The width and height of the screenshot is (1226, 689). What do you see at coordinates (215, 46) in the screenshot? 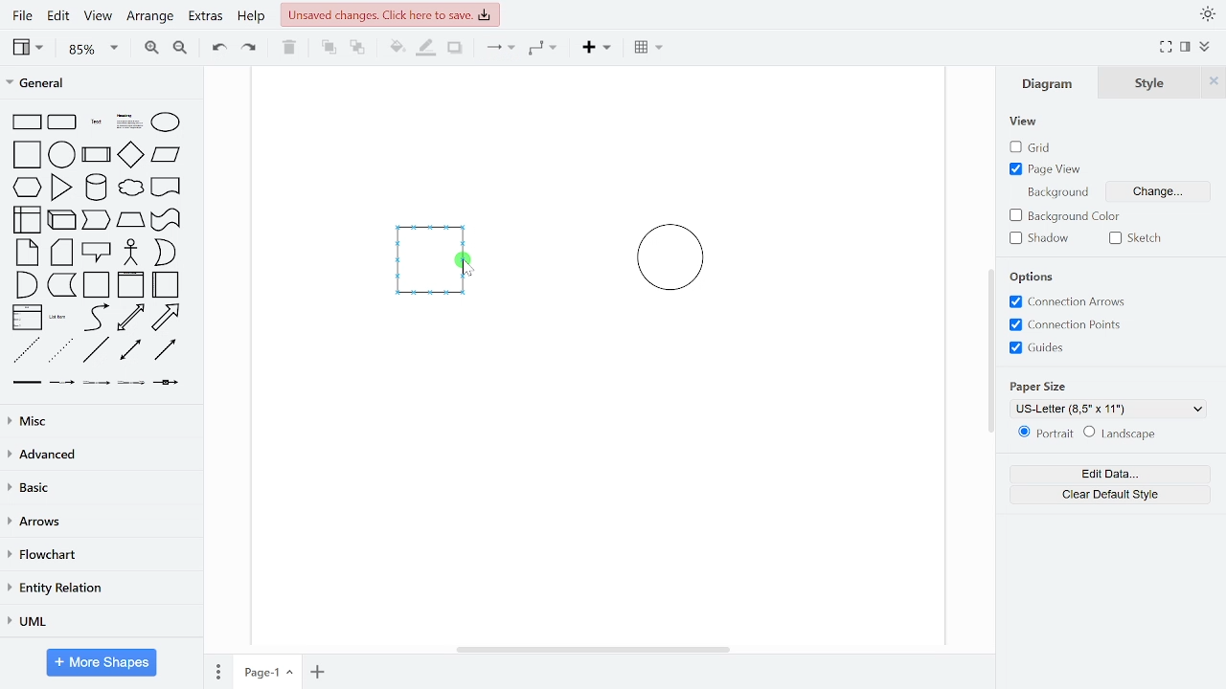
I see `undo` at bounding box center [215, 46].